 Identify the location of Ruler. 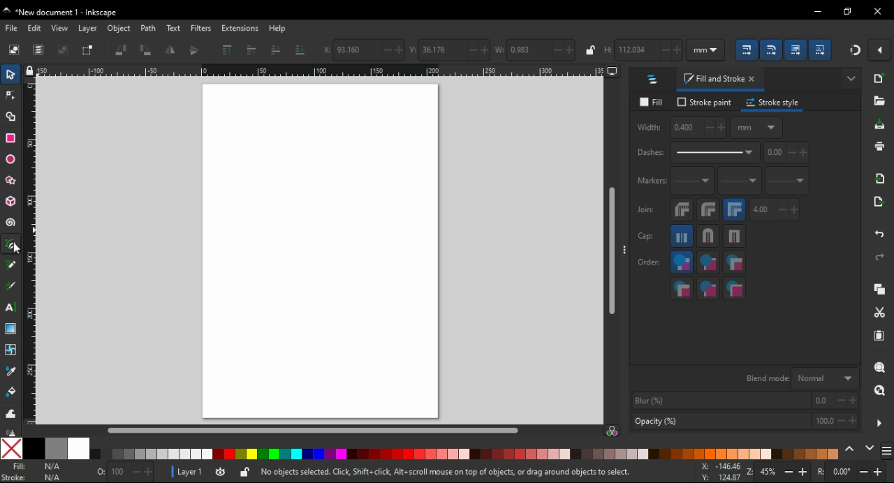
(315, 72).